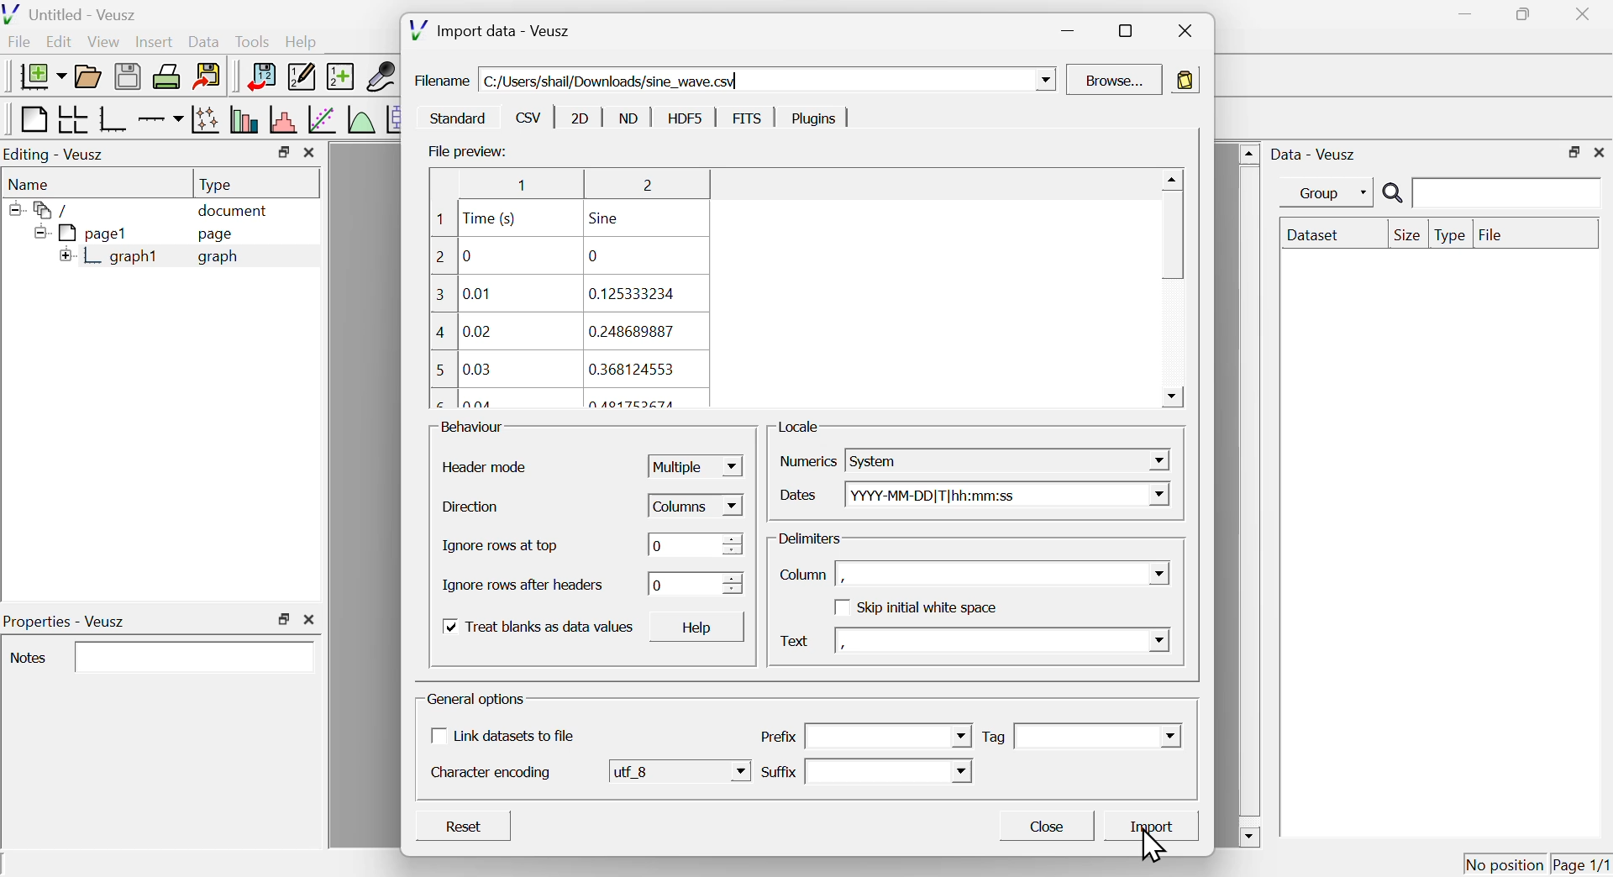 This screenshot has width=1613, height=877. I want to click on print the document, so click(168, 76).